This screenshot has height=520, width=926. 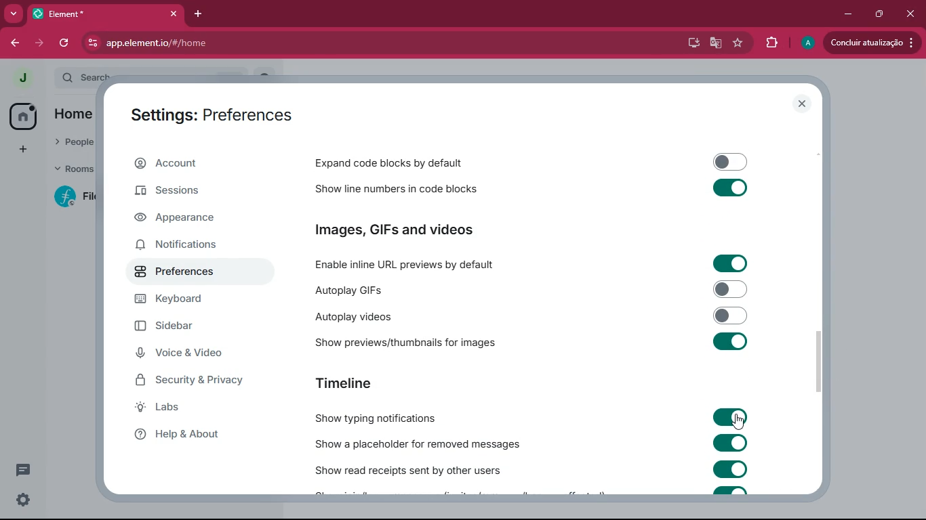 I want to click on sessions, so click(x=184, y=192).